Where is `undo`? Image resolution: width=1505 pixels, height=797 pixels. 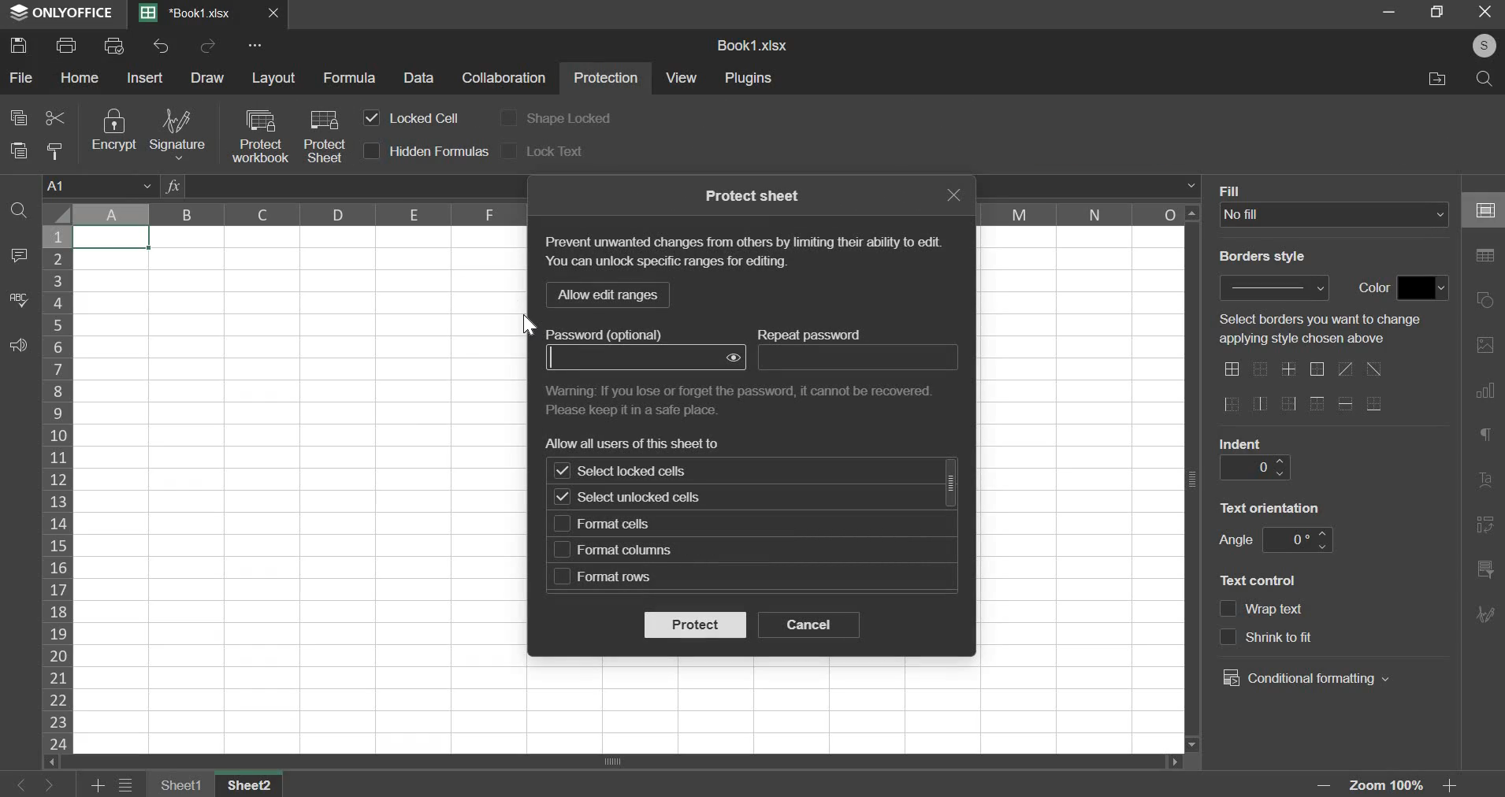
undo is located at coordinates (162, 46).